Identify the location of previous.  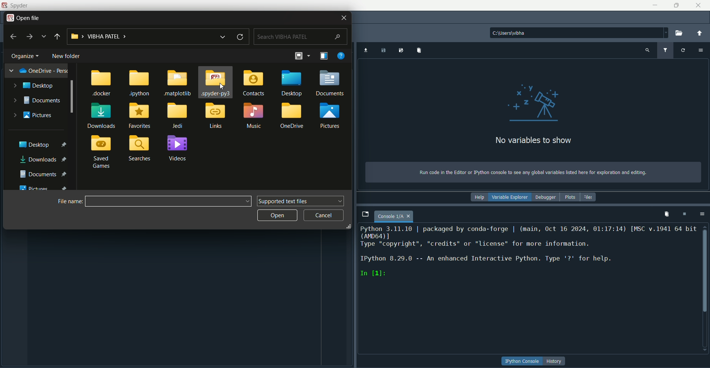
(57, 38).